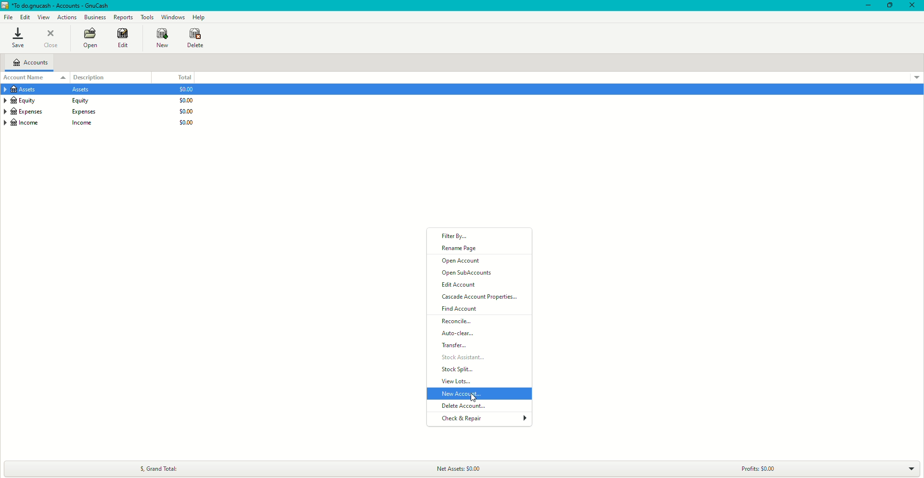 The image size is (924, 478). What do you see at coordinates (911, 468) in the screenshot?
I see `Drop down` at bounding box center [911, 468].